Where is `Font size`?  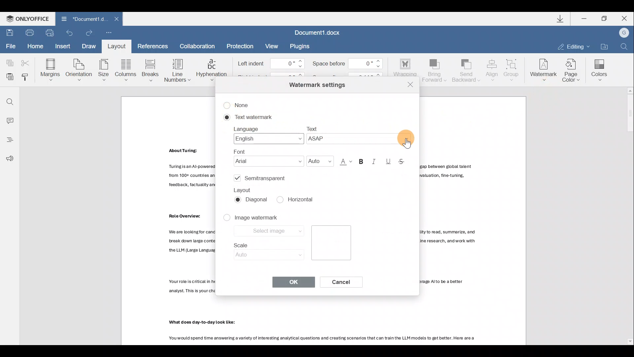
Font size is located at coordinates (318, 160).